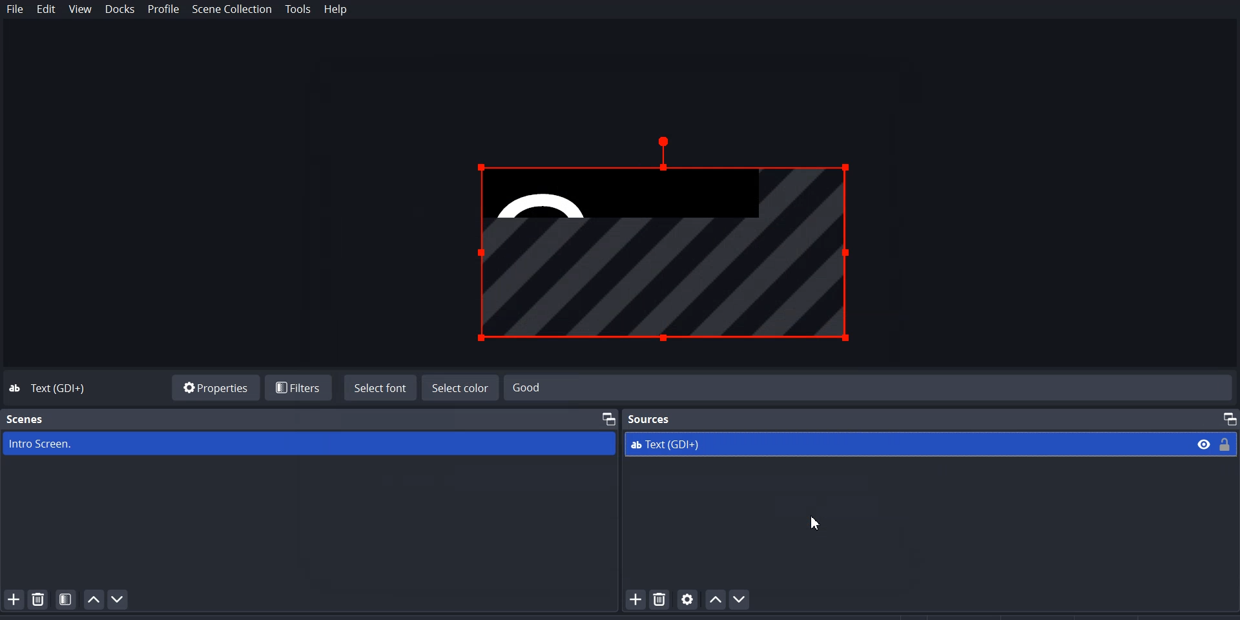 This screenshot has height=620, width=1240. I want to click on Select font, so click(378, 389).